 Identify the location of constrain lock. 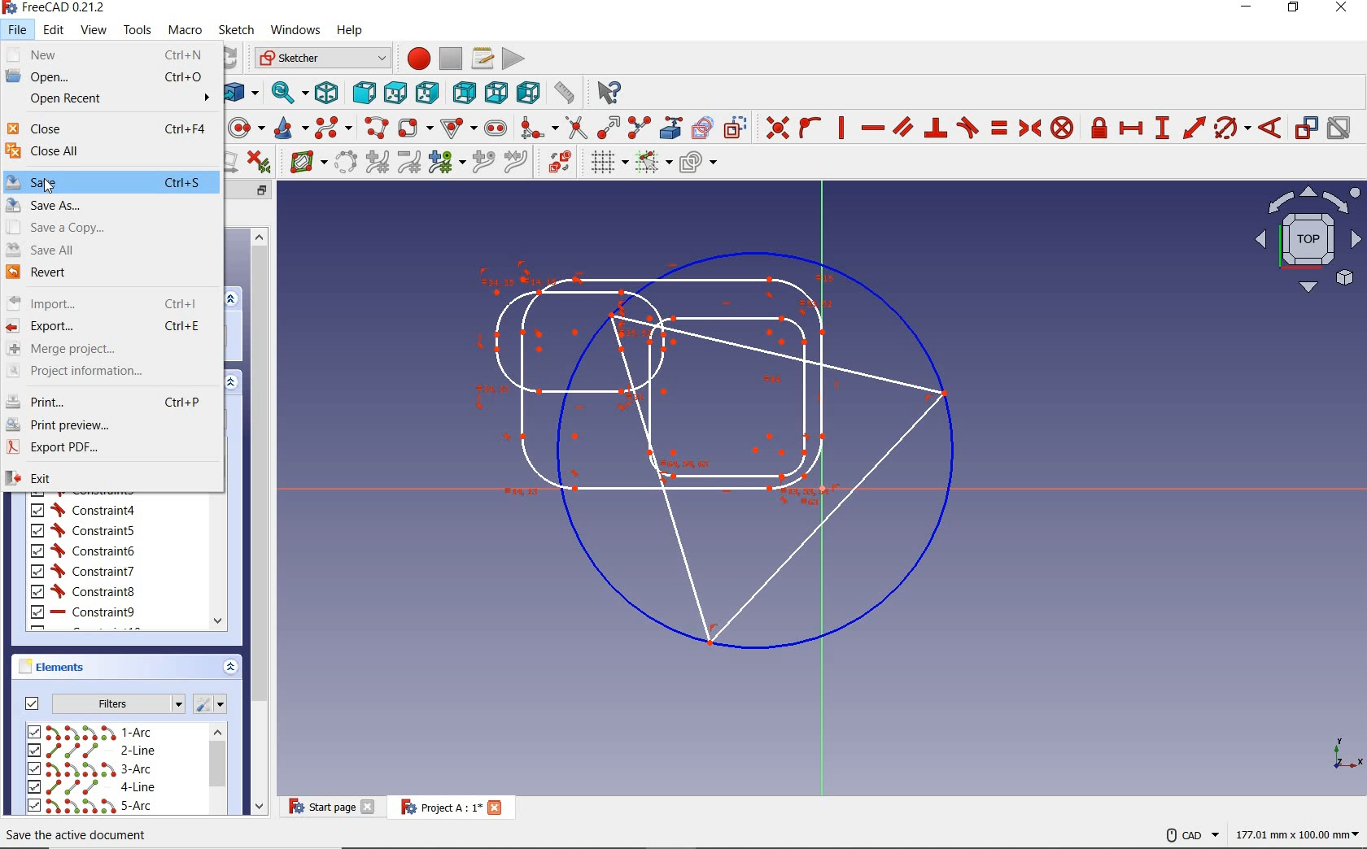
(1099, 129).